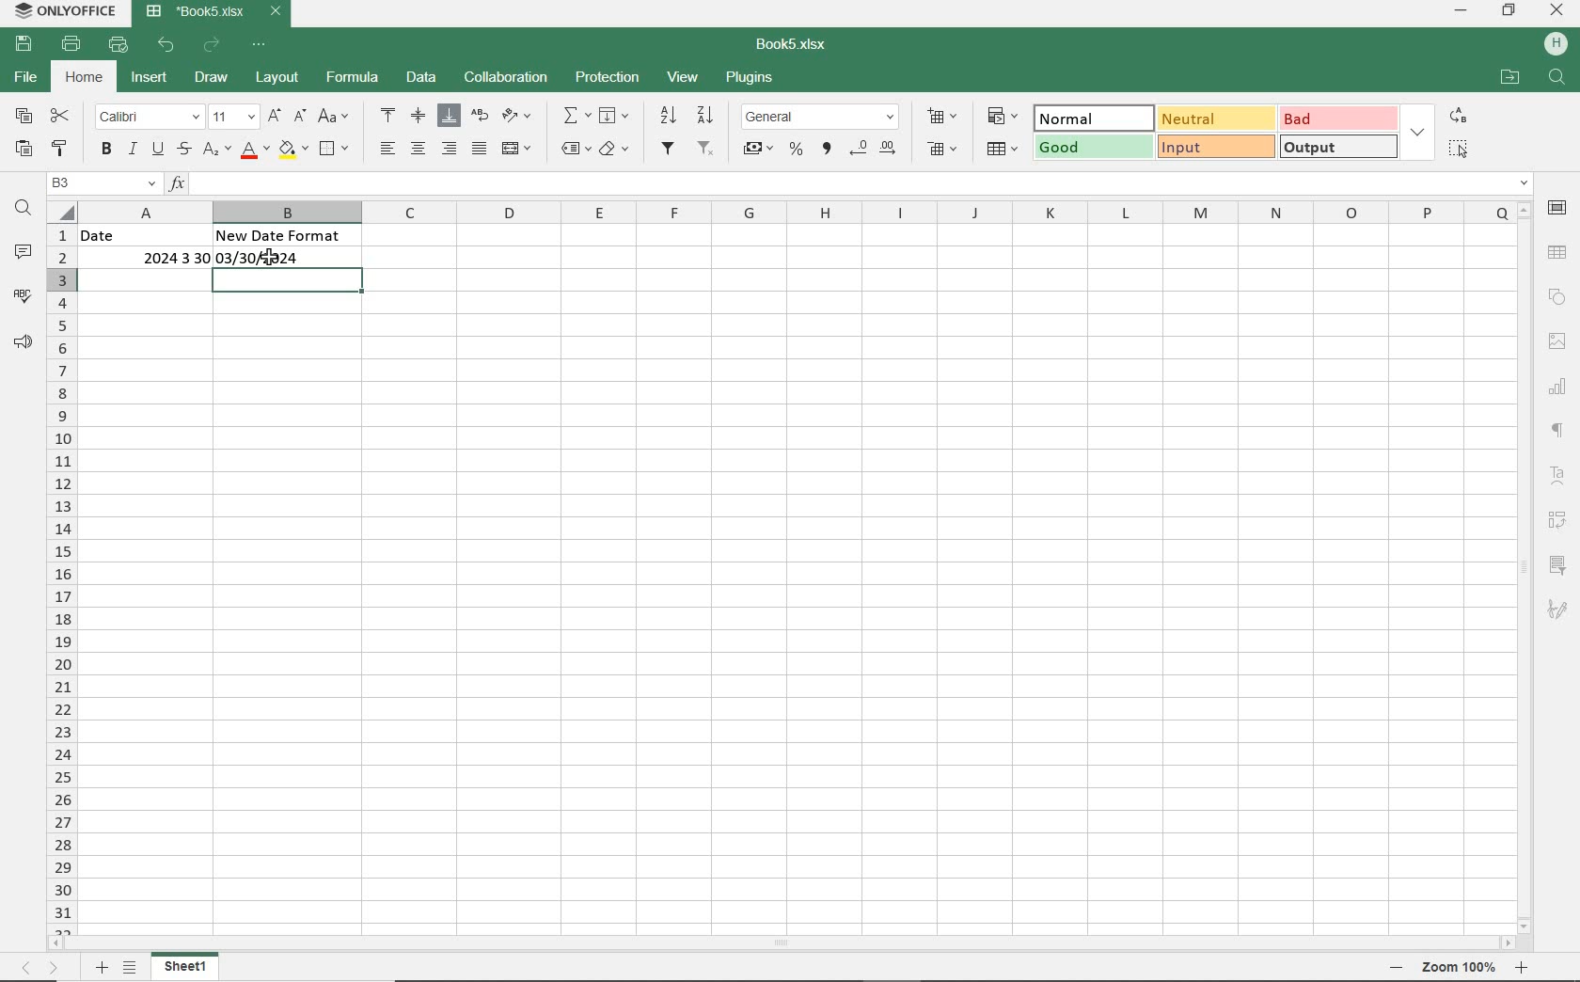 The height and width of the screenshot is (982, 1580). Describe the element at coordinates (1003, 148) in the screenshot. I see `FORMAT AS TABLE TEMPLATE` at that location.